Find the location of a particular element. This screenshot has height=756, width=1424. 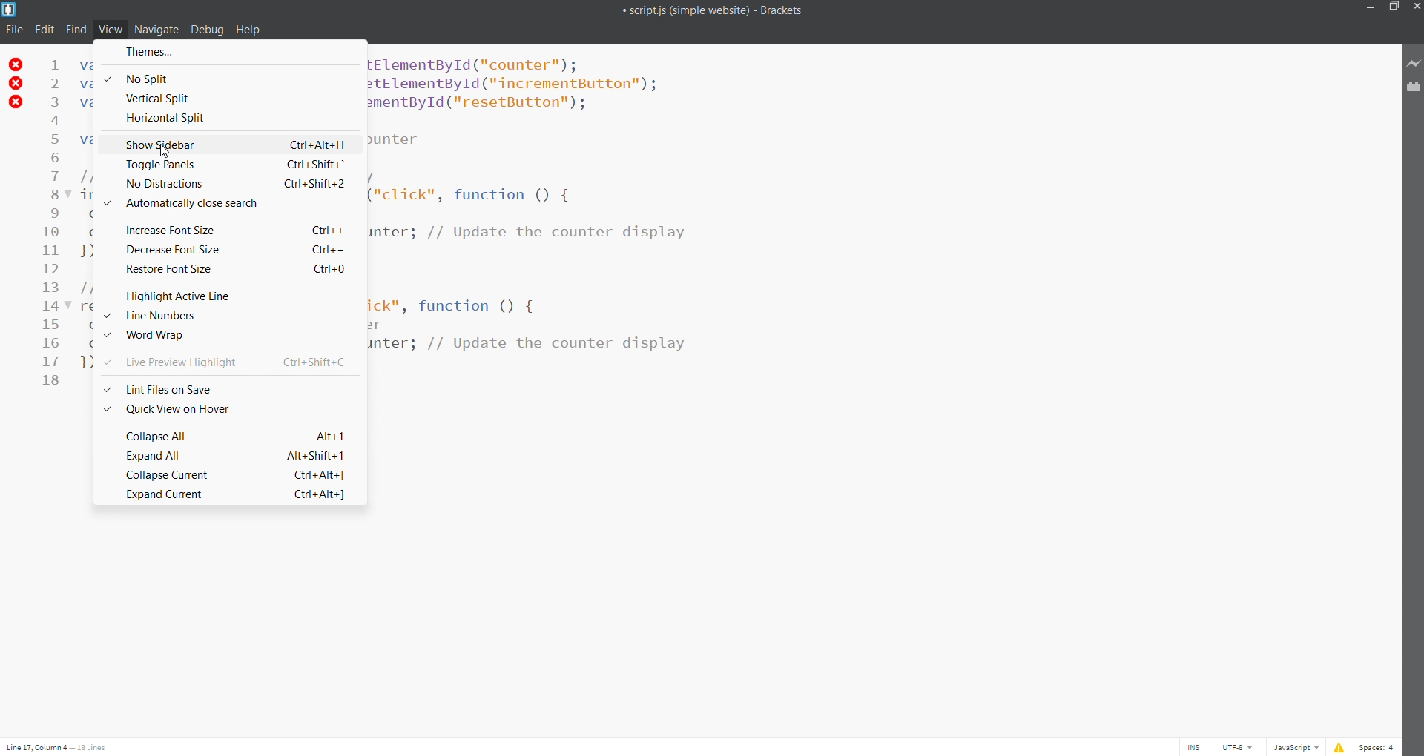

decrease font size is located at coordinates (230, 247).